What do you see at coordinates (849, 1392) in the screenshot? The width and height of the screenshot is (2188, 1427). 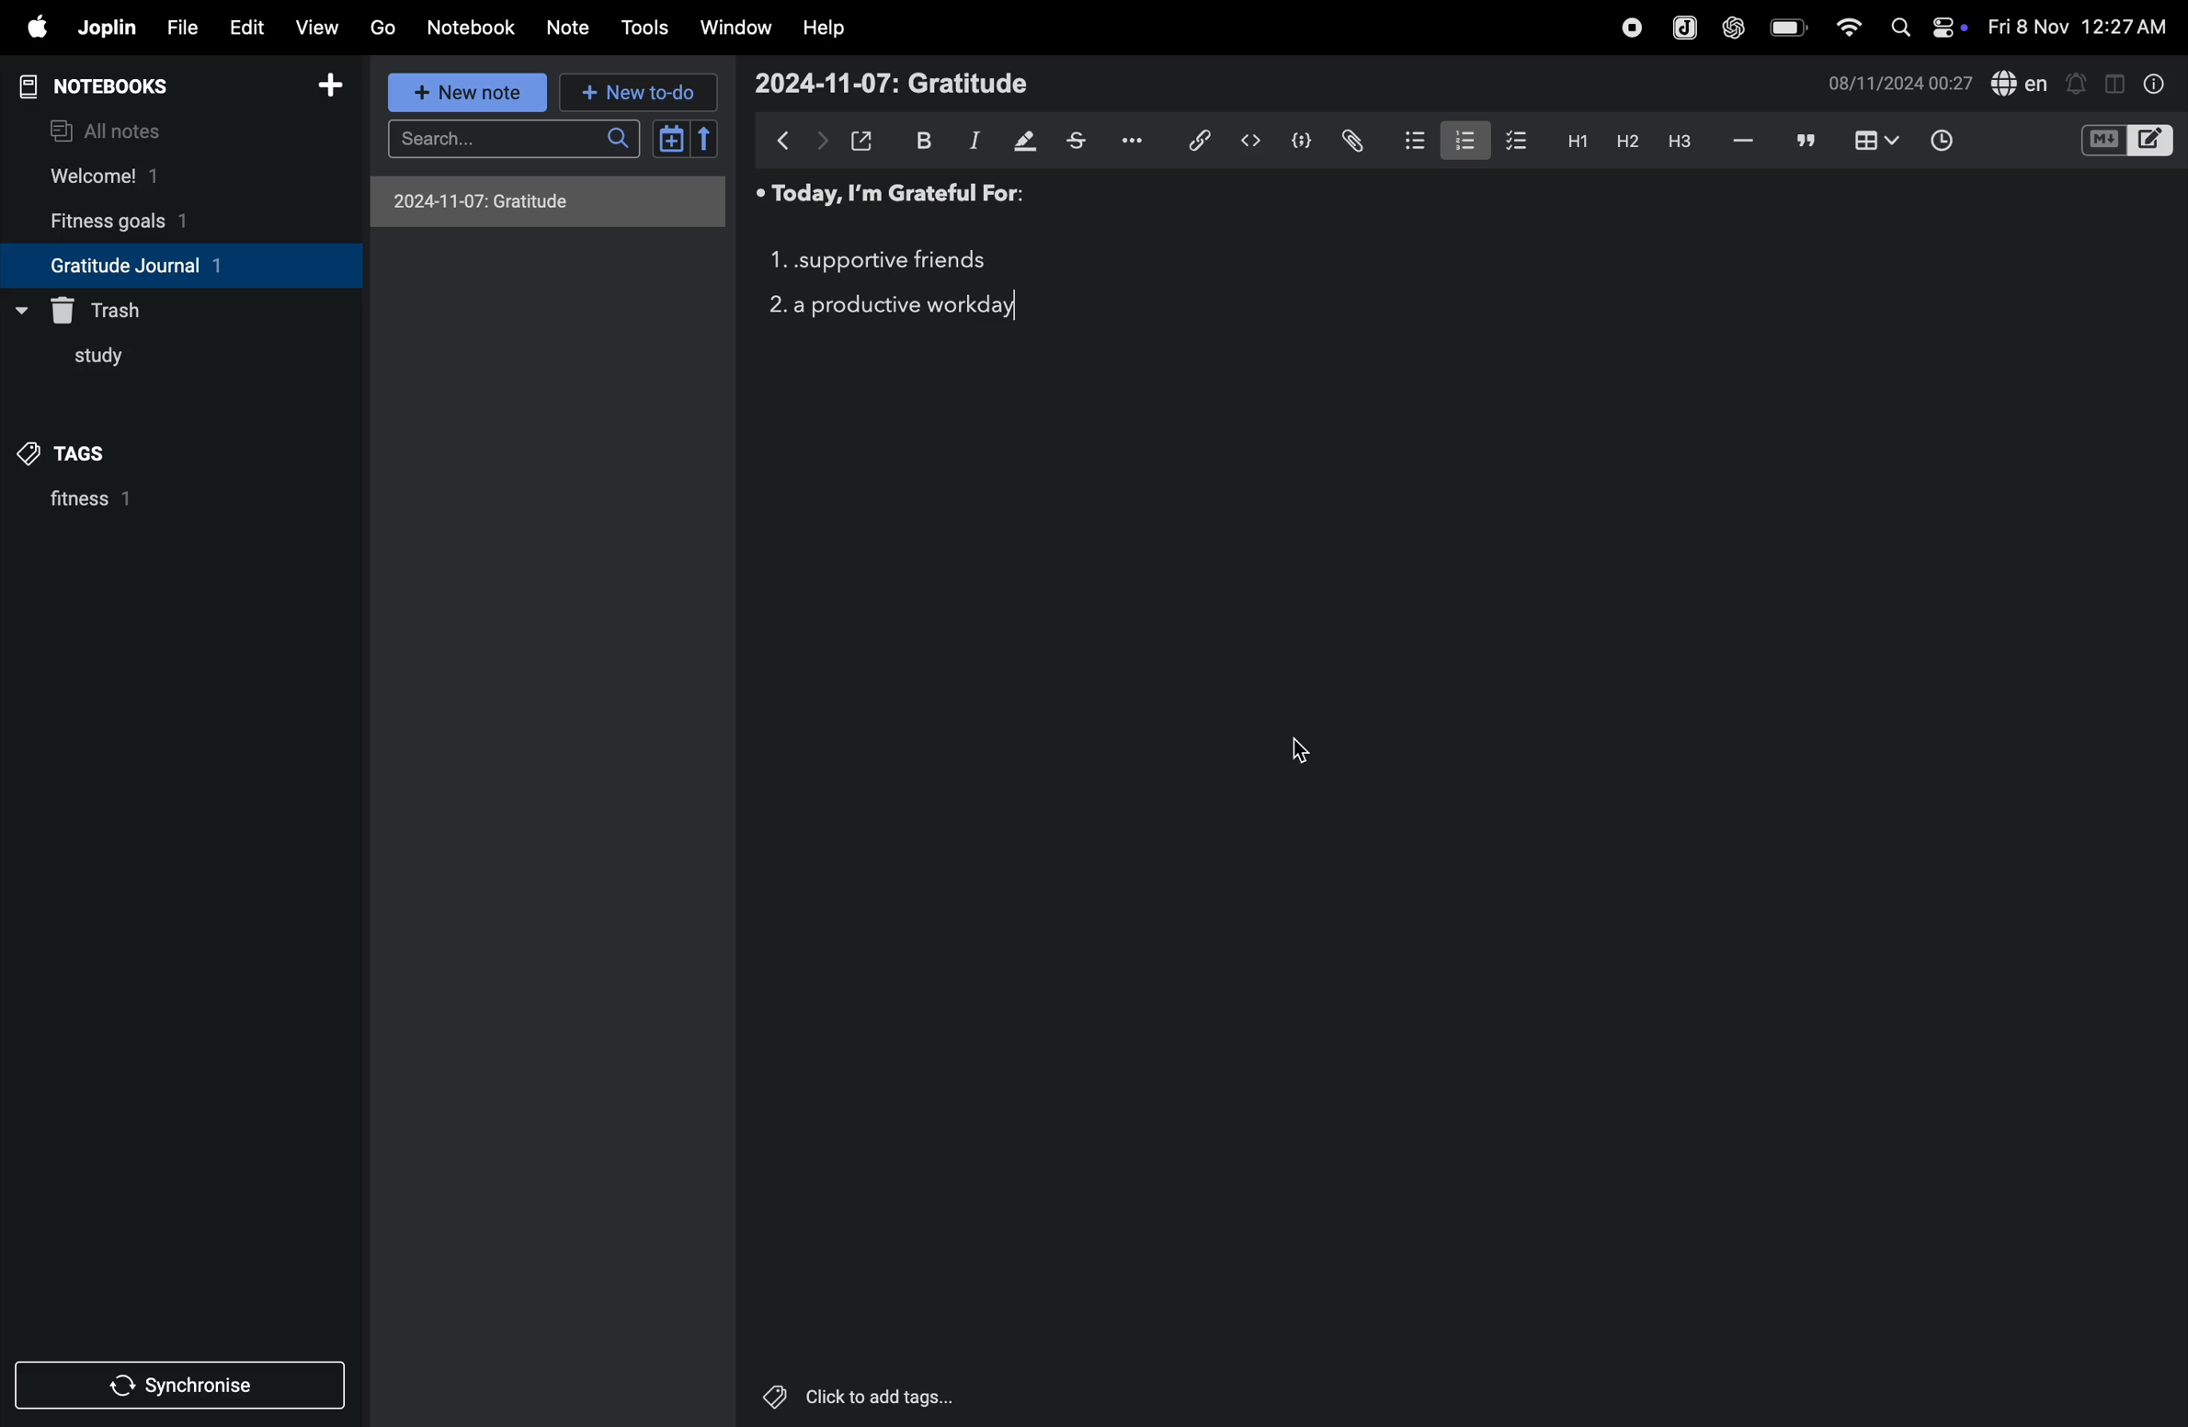 I see `click to add tags` at bounding box center [849, 1392].